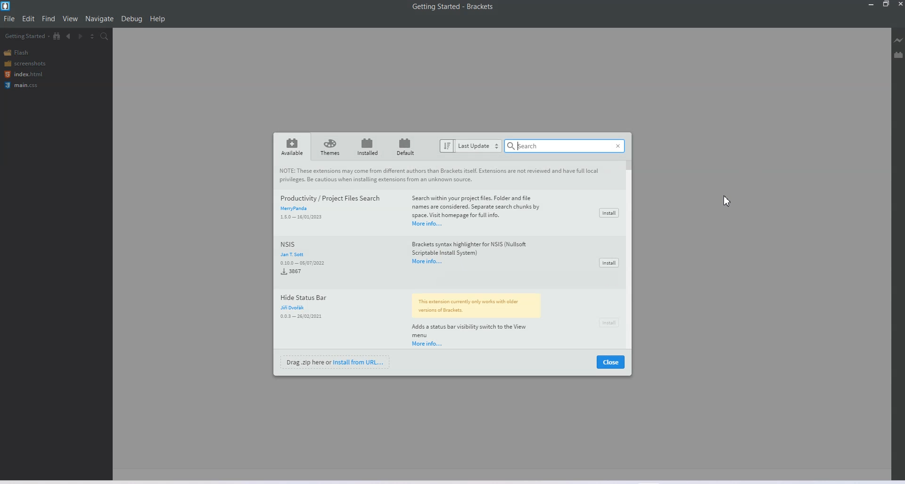 The width and height of the screenshot is (905, 484). I want to click on sort, so click(447, 146).